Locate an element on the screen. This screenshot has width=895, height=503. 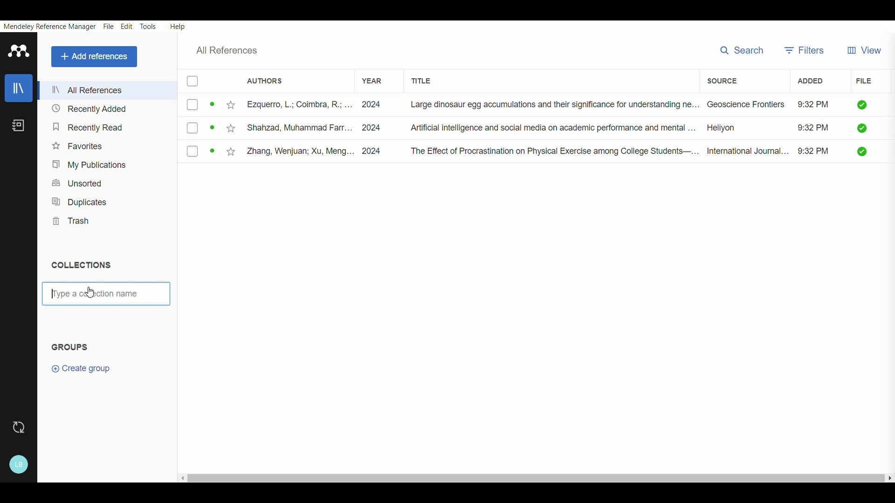
Search is located at coordinates (742, 49).